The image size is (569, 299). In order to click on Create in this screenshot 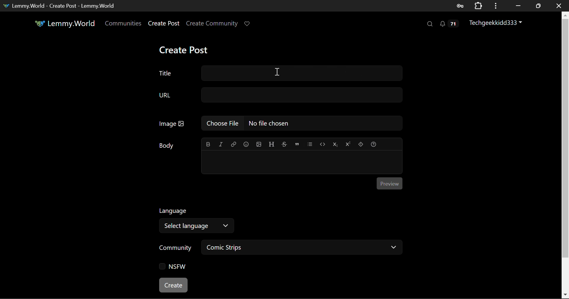, I will do `click(174, 286)`.